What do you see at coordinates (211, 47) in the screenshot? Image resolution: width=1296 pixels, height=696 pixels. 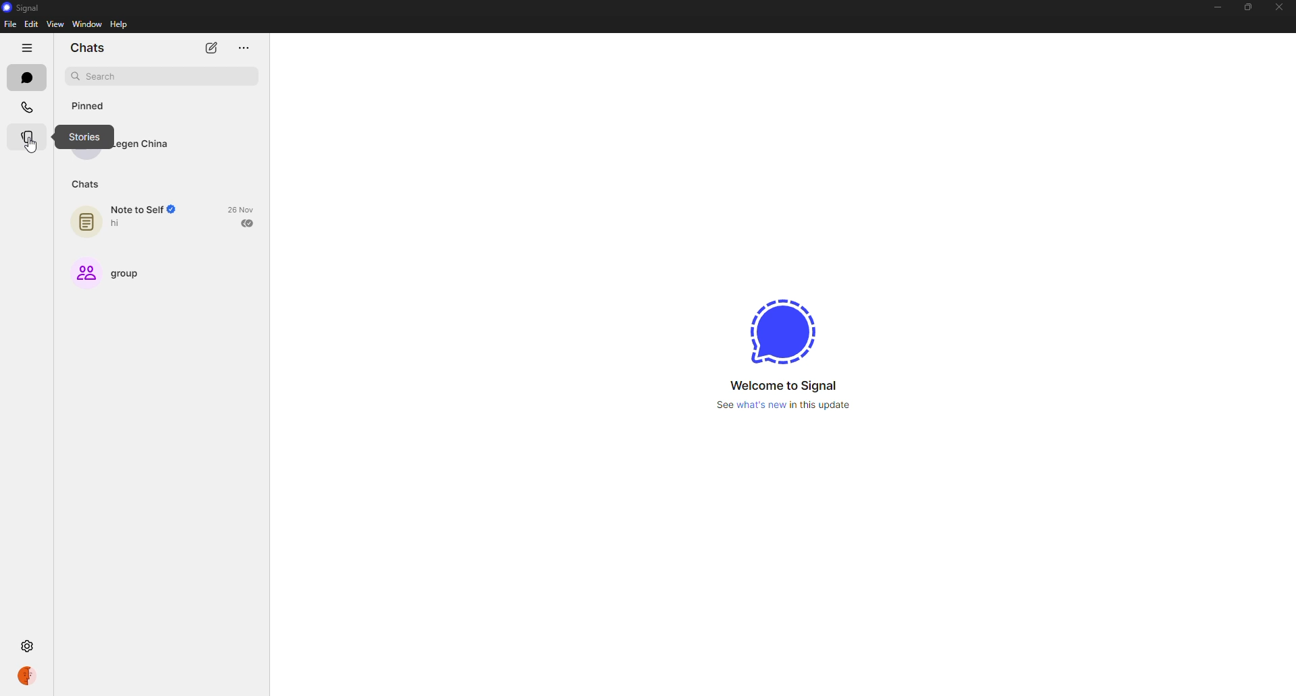 I see `new chat` at bounding box center [211, 47].